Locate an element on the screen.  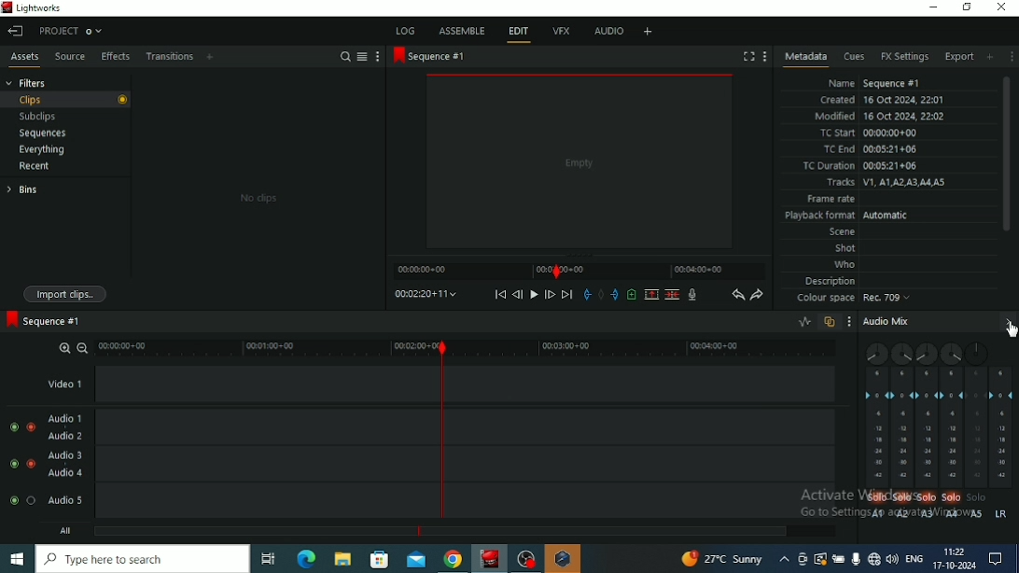
Task View is located at coordinates (269, 559).